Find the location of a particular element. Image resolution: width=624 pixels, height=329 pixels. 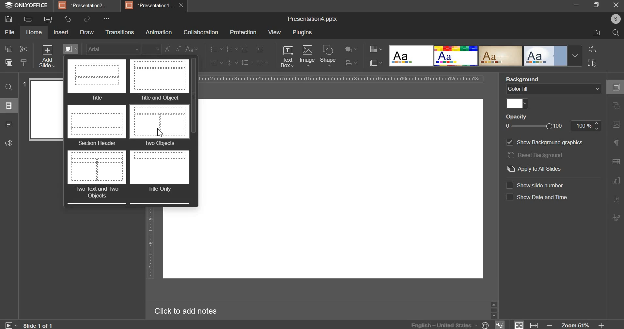

title & object is located at coordinates (159, 80).